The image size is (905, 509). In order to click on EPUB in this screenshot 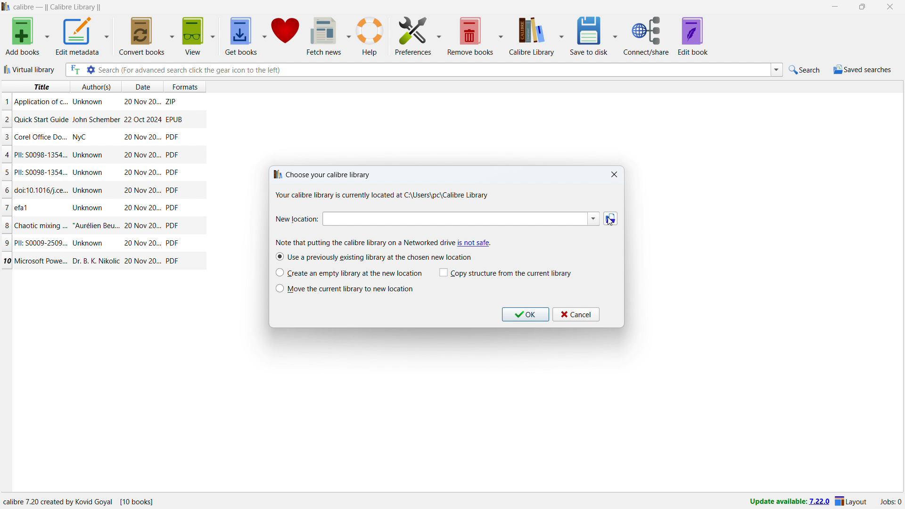, I will do `click(174, 119)`.